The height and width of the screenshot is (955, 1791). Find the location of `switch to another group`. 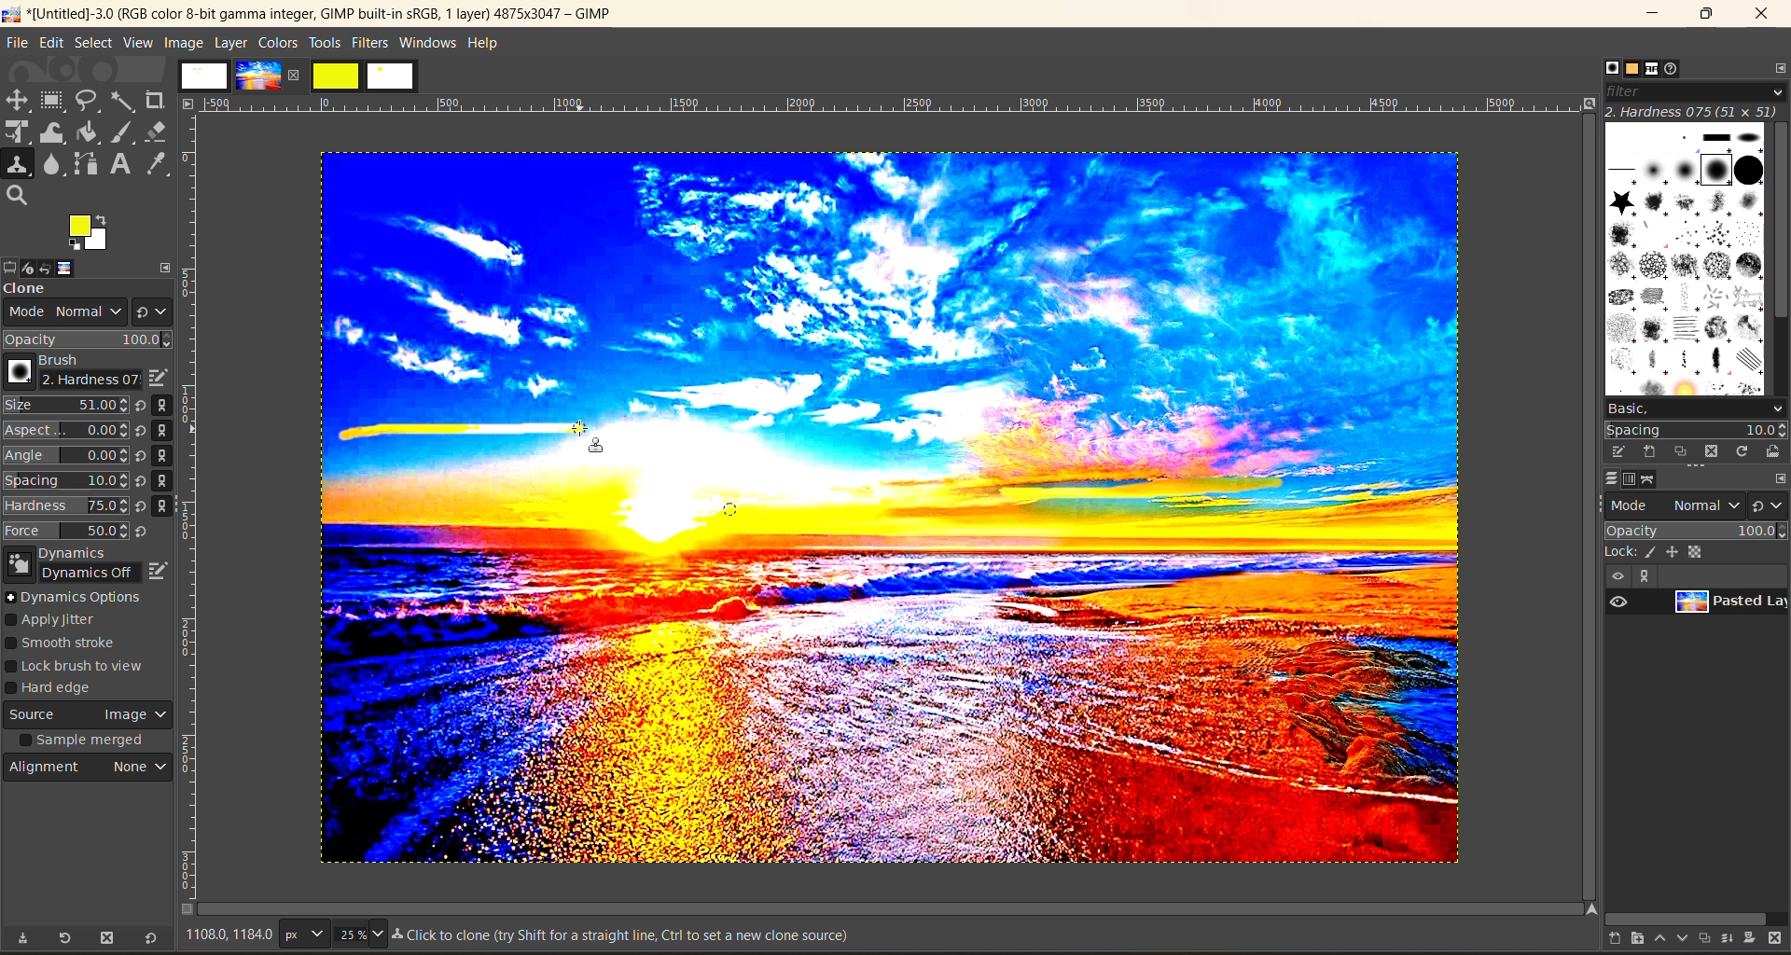

switch to another group is located at coordinates (152, 310).